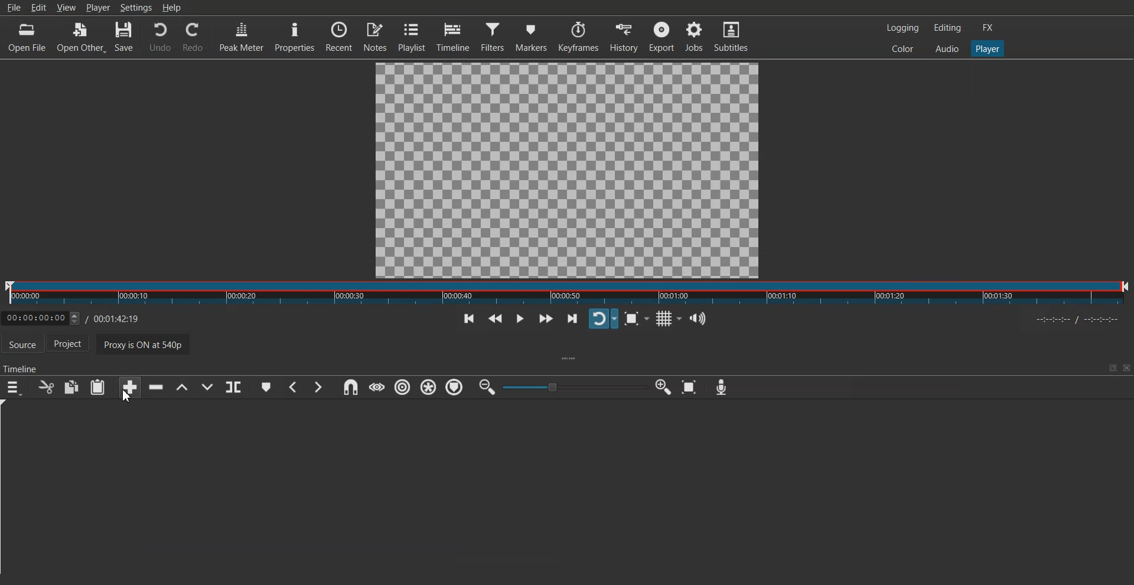 This screenshot has width=1134, height=585. I want to click on Next Marker, so click(317, 387).